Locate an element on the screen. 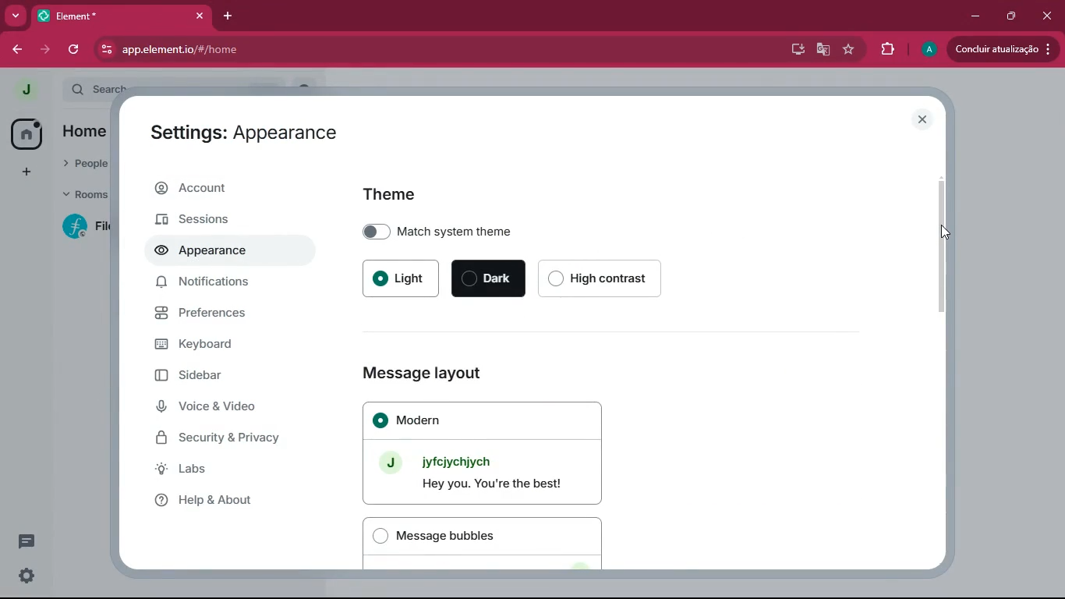 The image size is (1065, 599). preferences is located at coordinates (218, 318).